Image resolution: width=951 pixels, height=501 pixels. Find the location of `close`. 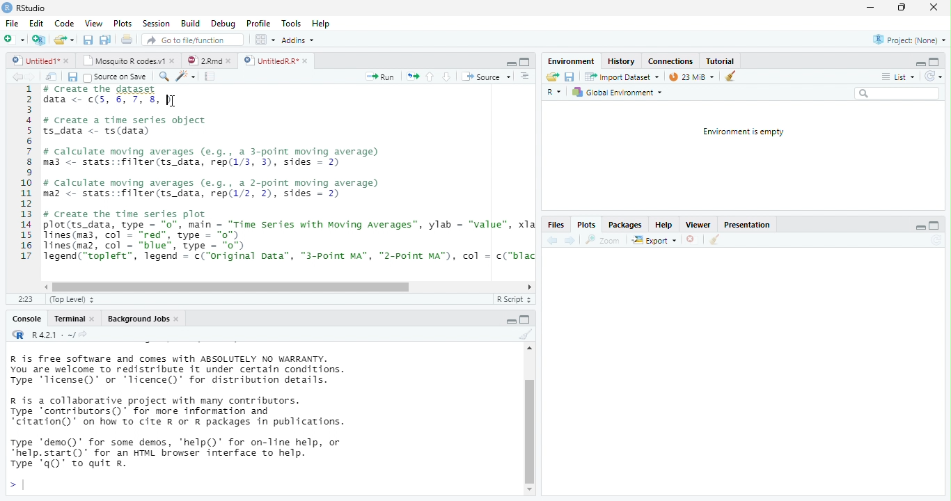

close is located at coordinates (307, 61).